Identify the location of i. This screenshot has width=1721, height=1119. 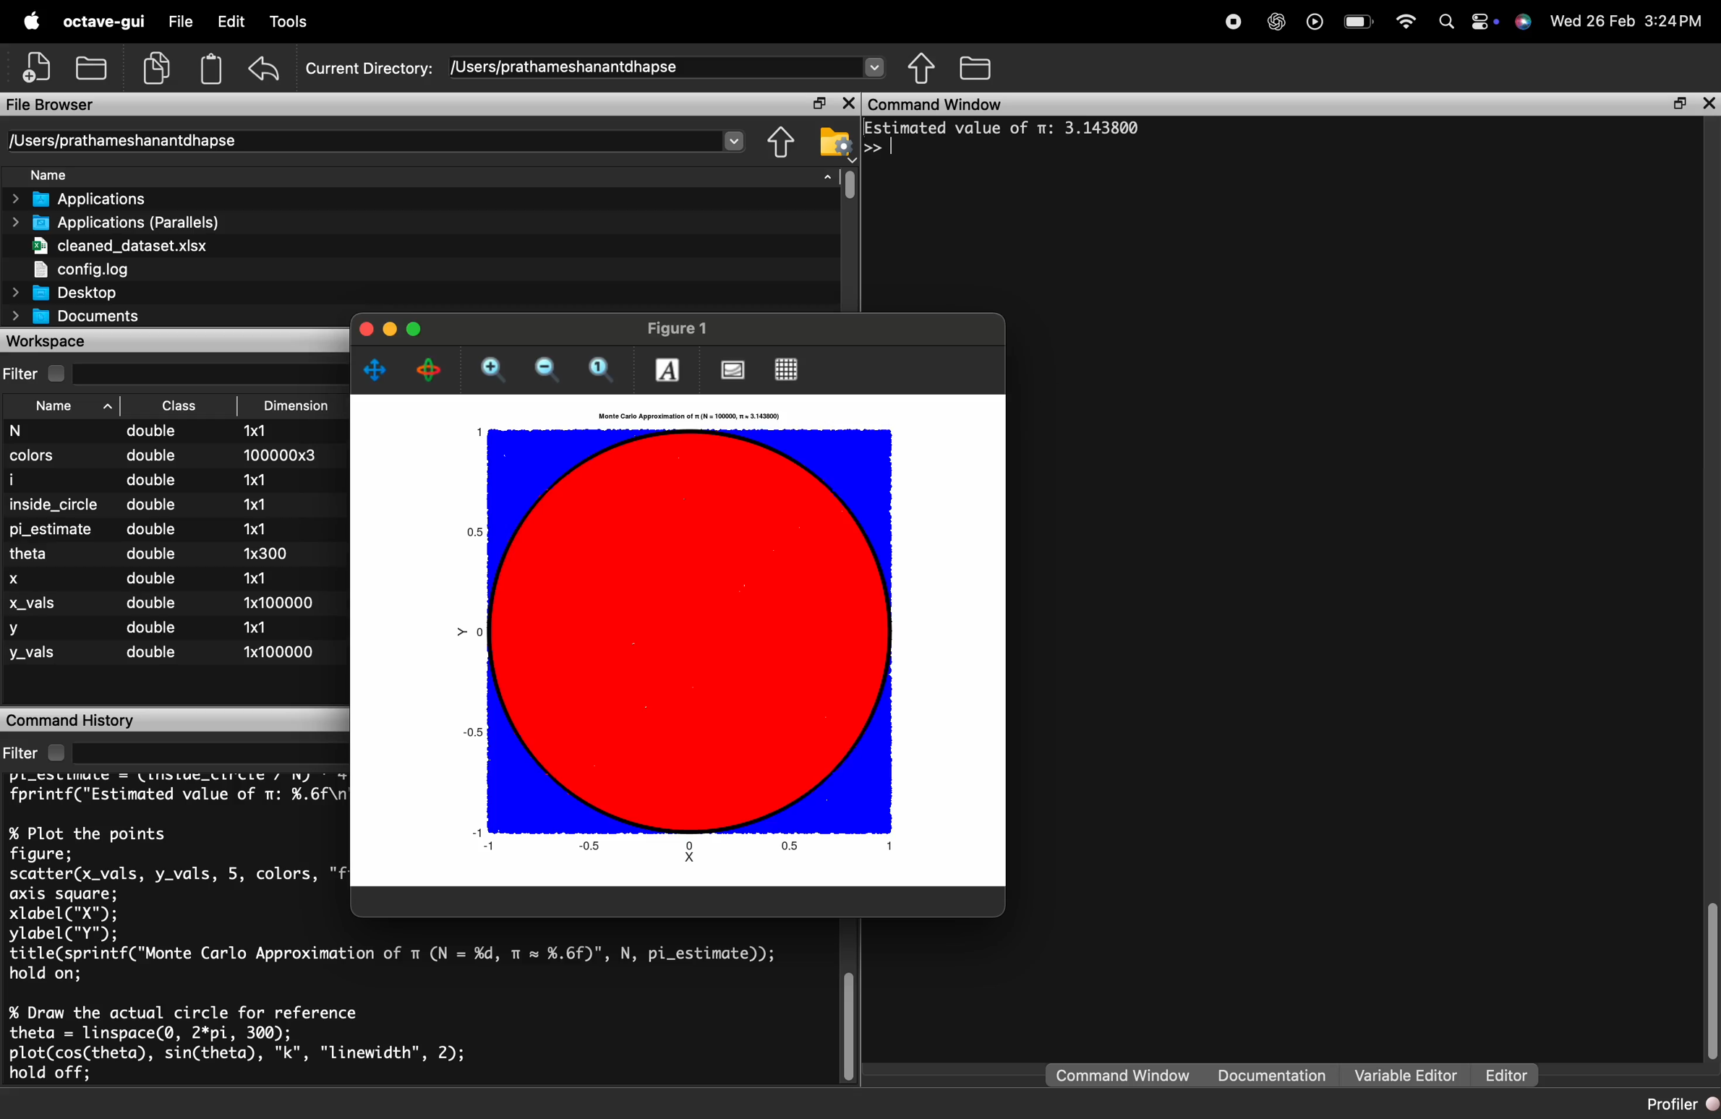
(30, 479).